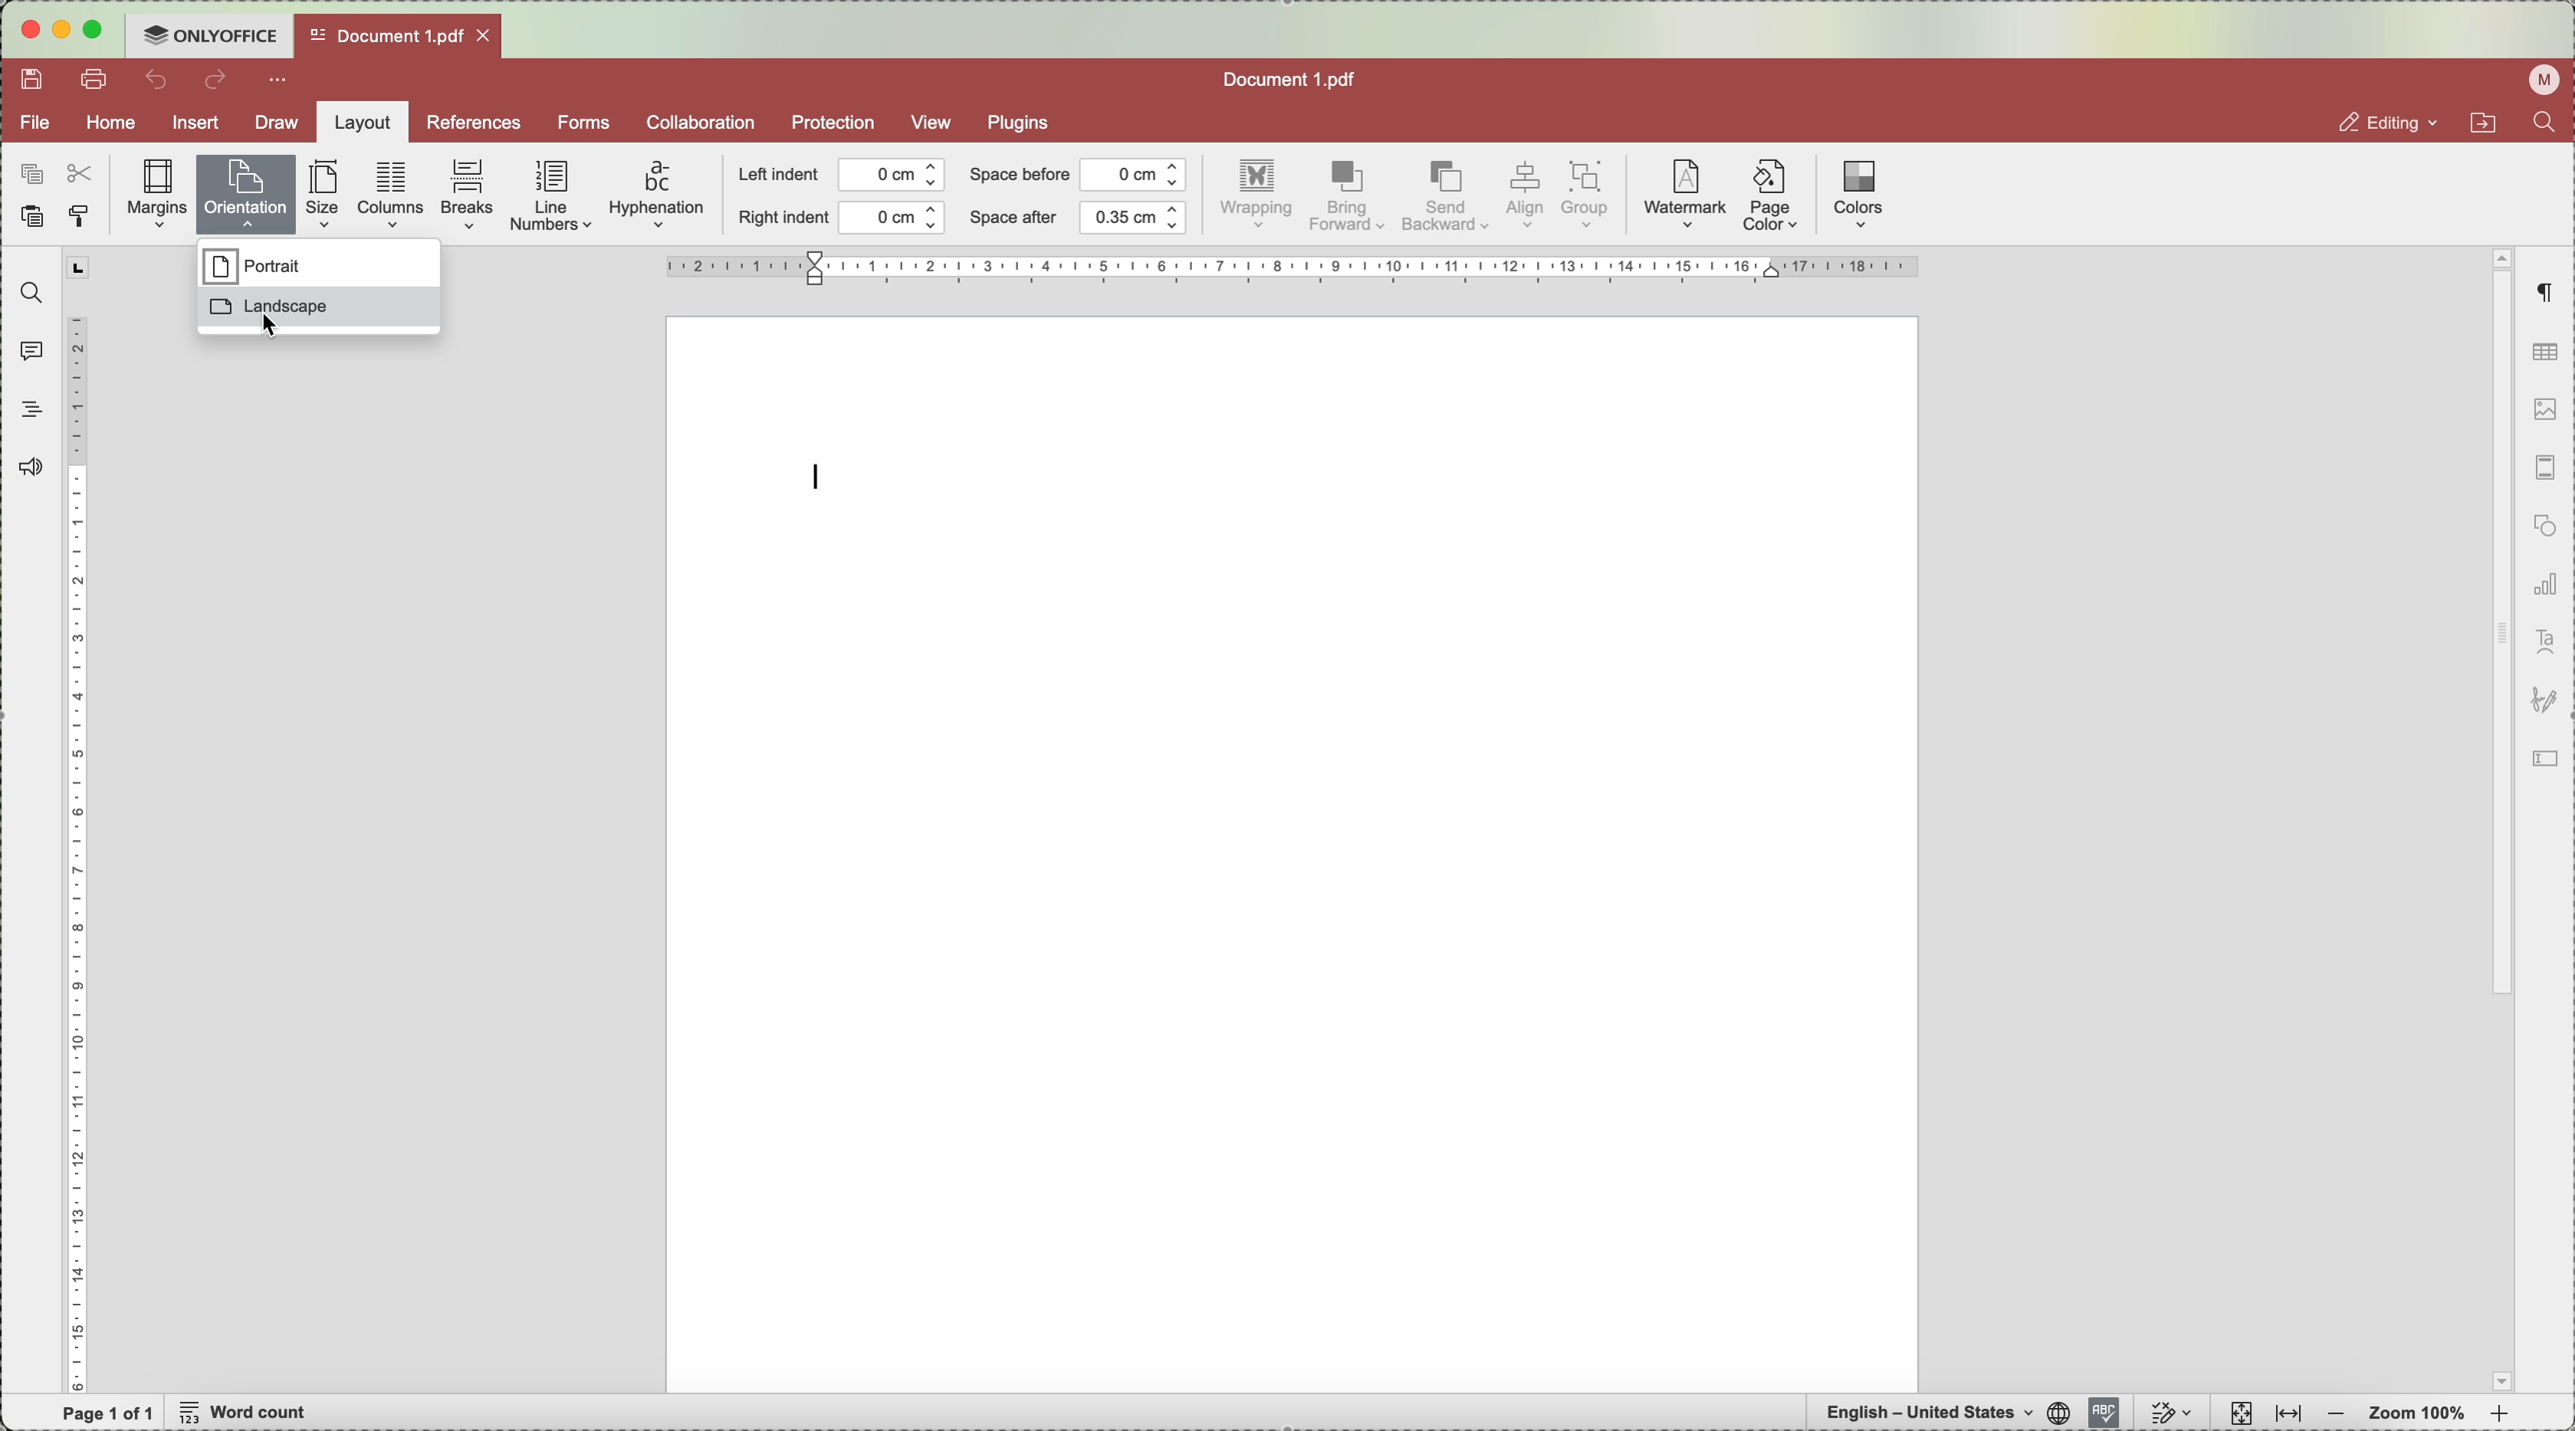 The width and height of the screenshot is (2575, 1431). What do you see at coordinates (1025, 121) in the screenshot?
I see `plugins` at bounding box center [1025, 121].